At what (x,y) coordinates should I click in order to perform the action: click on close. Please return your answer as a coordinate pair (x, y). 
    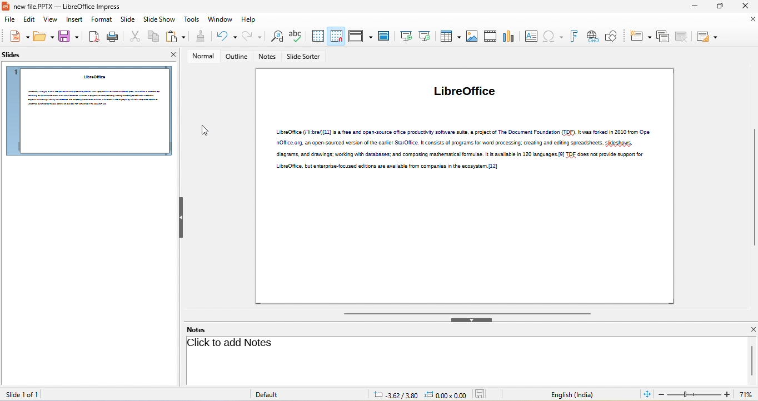
    Looking at the image, I should click on (750, 329).